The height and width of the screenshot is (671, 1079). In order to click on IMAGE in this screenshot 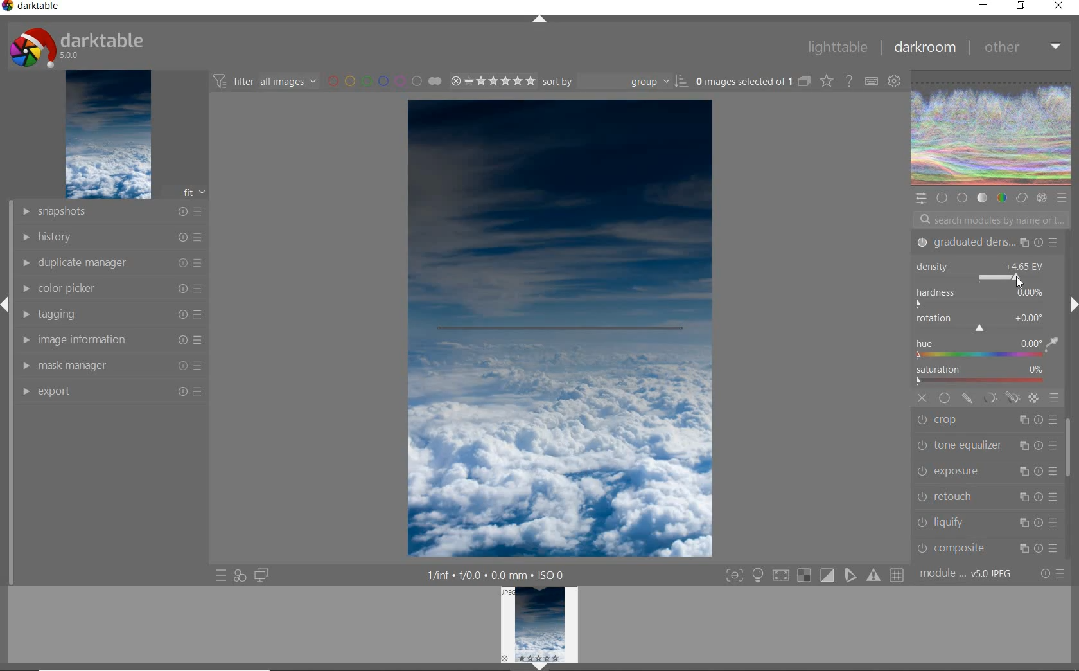, I will do `click(107, 135)`.